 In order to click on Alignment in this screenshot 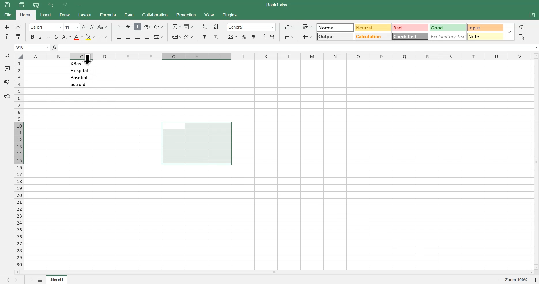, I will do `click(147, 37)`.